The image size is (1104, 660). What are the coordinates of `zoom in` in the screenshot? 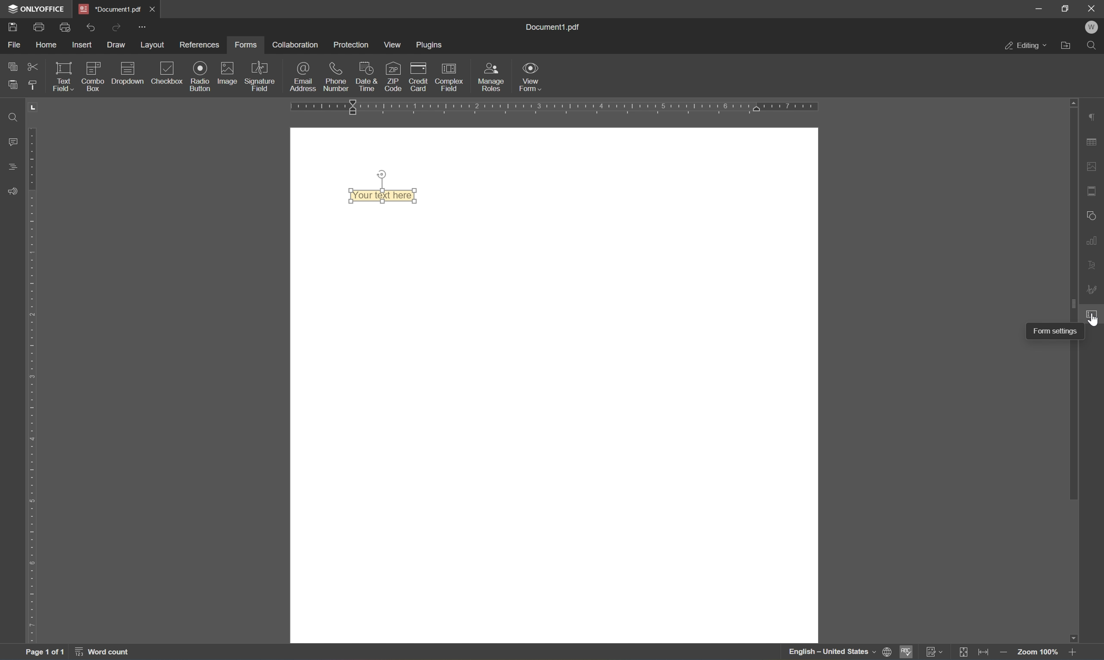 It's located at (1075, 653).